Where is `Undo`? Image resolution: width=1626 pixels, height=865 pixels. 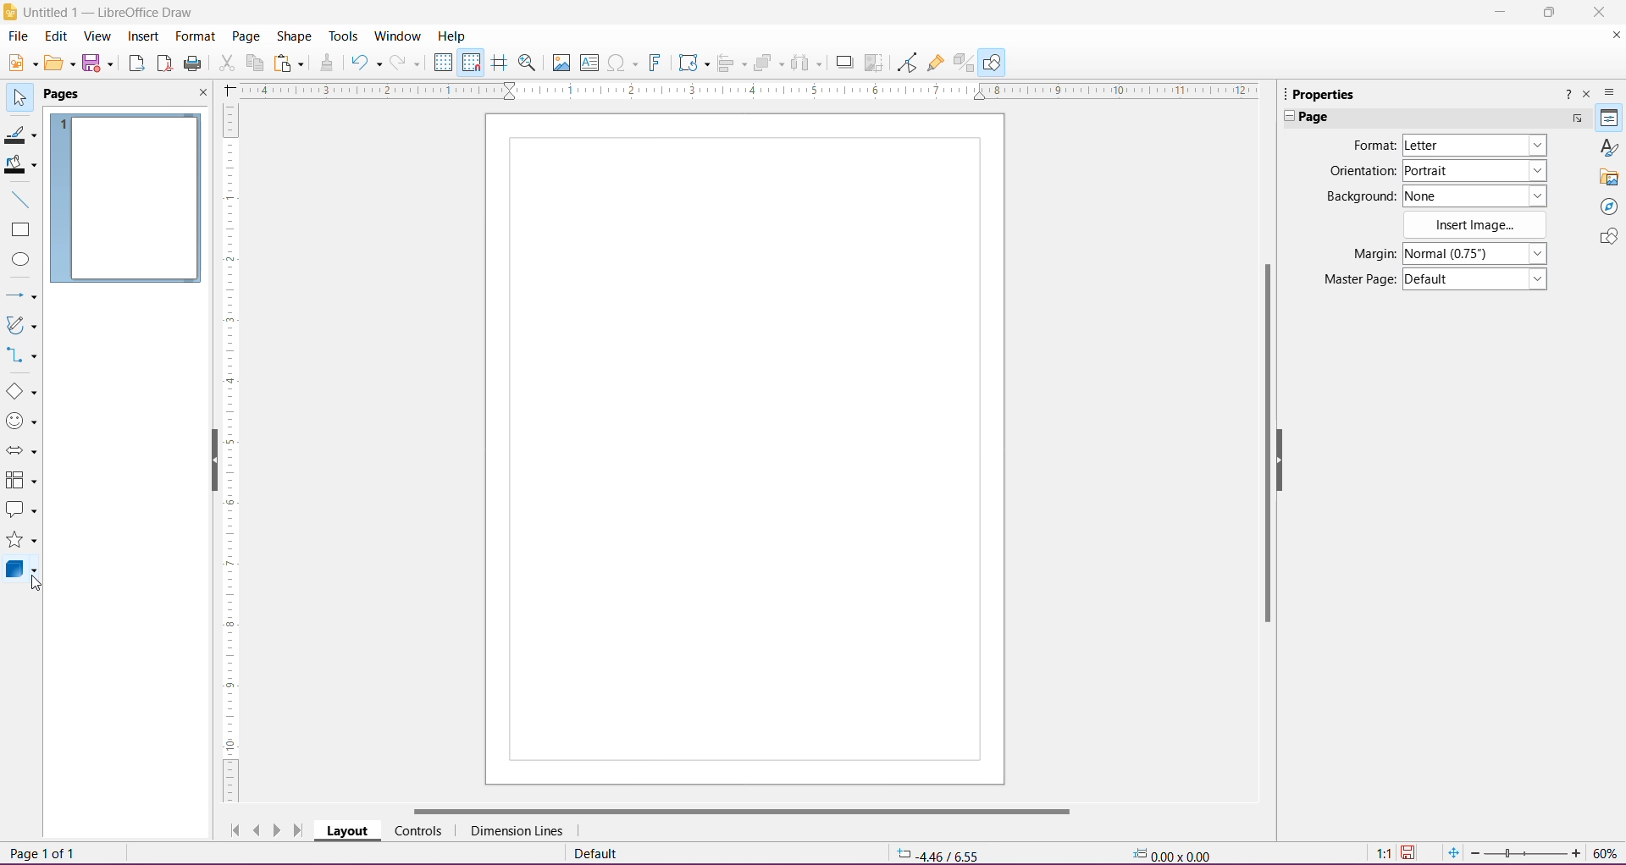
Undo is located at coordinates (366, 64).